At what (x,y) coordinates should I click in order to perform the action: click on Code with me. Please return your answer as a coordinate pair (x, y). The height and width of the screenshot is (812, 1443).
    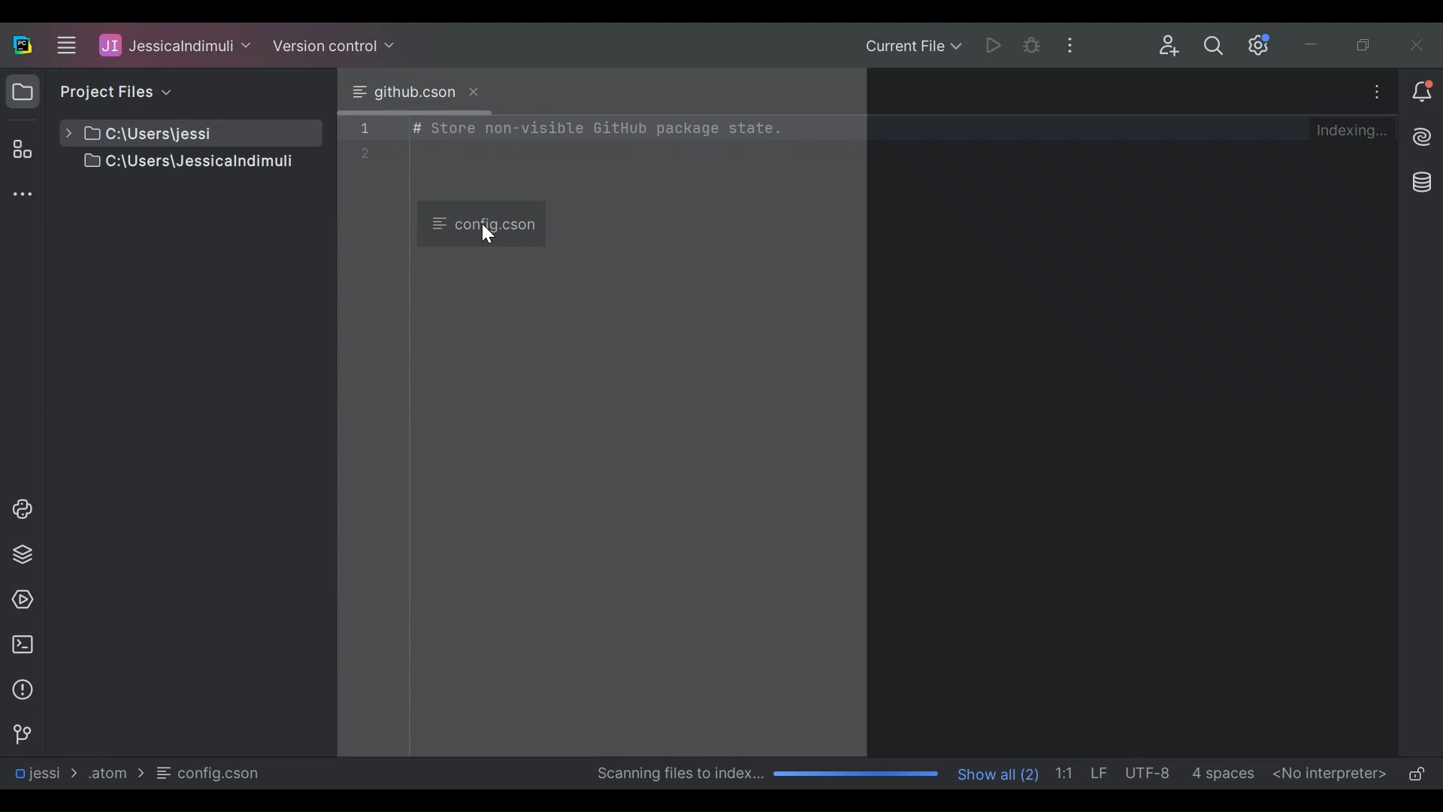
    Looking at the image, I should click on (1169, 47).